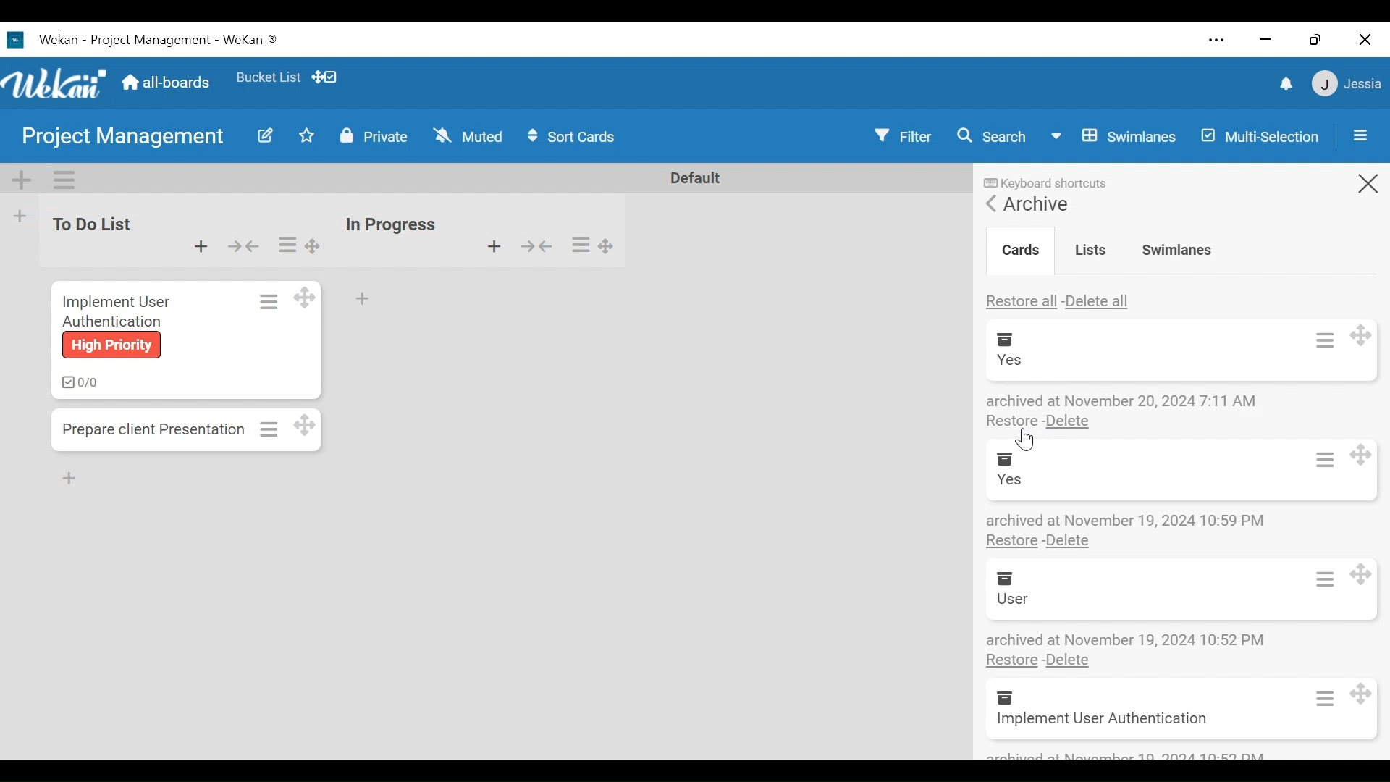 This screenshot has width=1390, height=782. I want to click on Desktop drag handles, so click(313, 424).